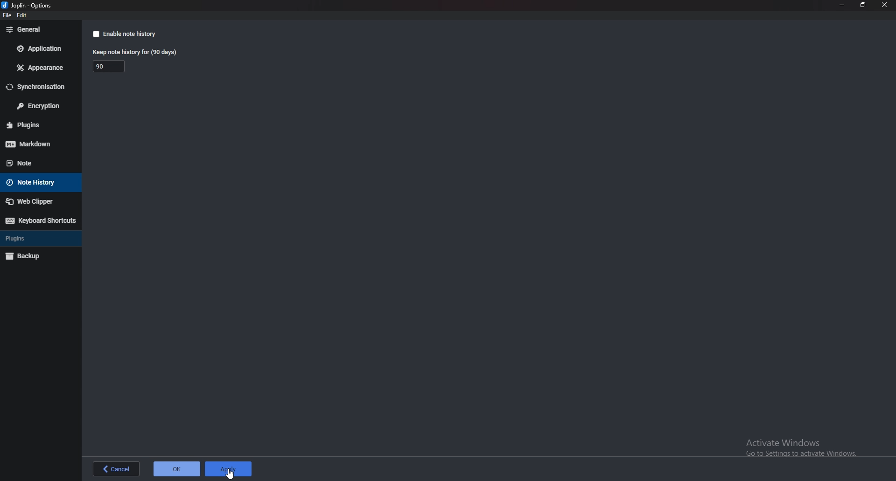 The image size is (896, 481). What do you see at coordinates (38, 124) in the screenshot?
I see `Plugins` at bounding box center [38, 124].